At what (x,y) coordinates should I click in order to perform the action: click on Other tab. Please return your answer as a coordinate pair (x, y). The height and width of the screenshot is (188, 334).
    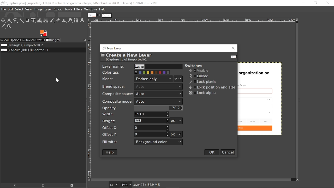
    Looking at the image, I should click on (106, 15).